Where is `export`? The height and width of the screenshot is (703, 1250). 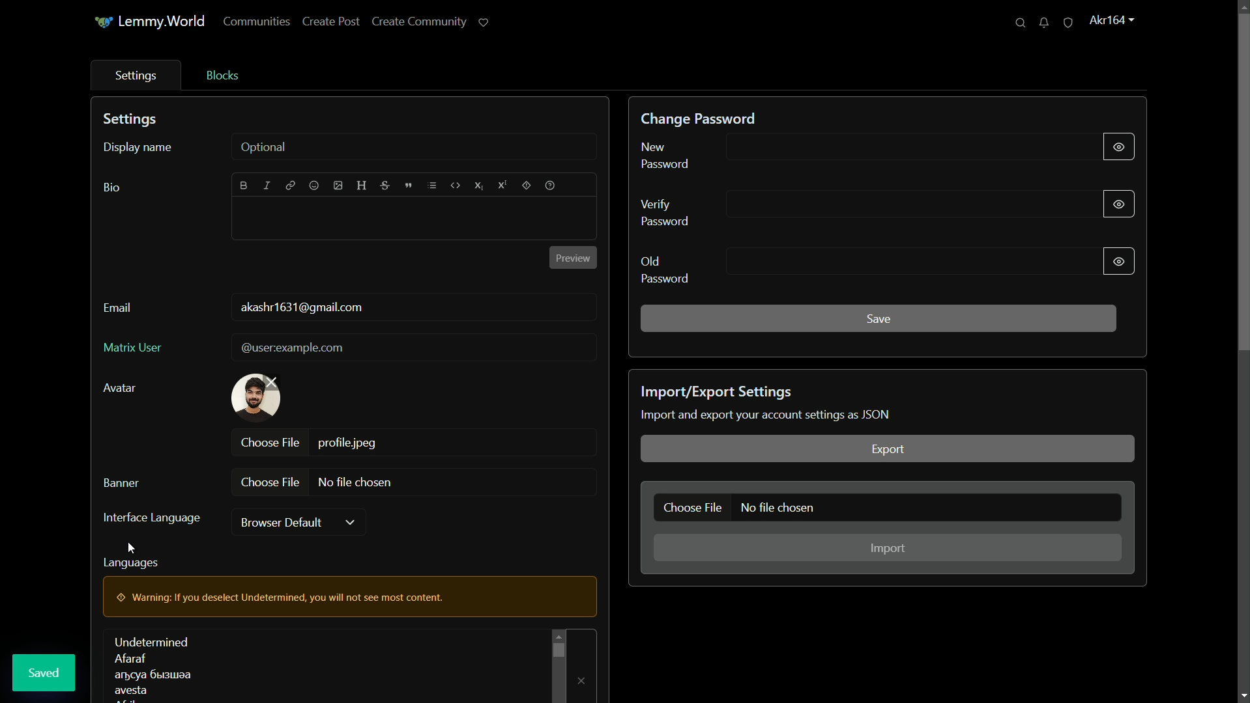
export is located at coordinates (886, 449).